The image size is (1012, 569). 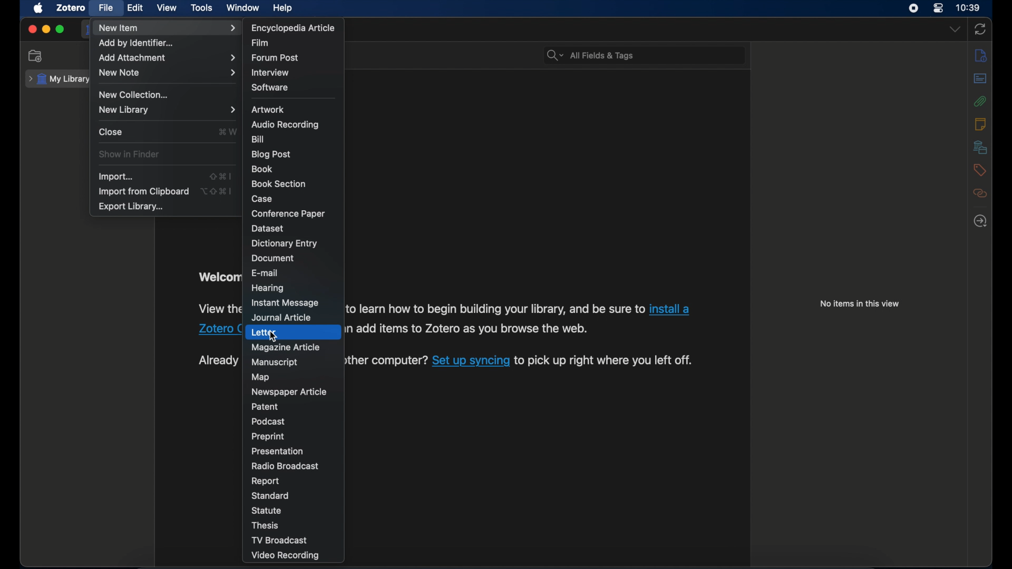 I want to click on view, so click(x=168, y=8).